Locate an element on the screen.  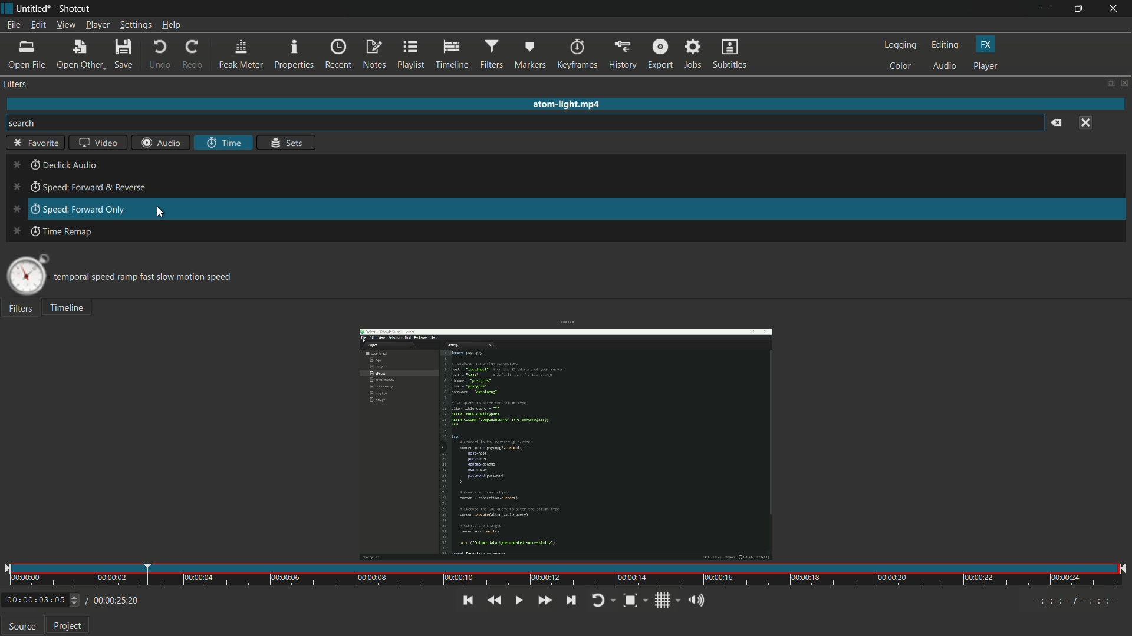
audio is located at coordinates (163, 142).